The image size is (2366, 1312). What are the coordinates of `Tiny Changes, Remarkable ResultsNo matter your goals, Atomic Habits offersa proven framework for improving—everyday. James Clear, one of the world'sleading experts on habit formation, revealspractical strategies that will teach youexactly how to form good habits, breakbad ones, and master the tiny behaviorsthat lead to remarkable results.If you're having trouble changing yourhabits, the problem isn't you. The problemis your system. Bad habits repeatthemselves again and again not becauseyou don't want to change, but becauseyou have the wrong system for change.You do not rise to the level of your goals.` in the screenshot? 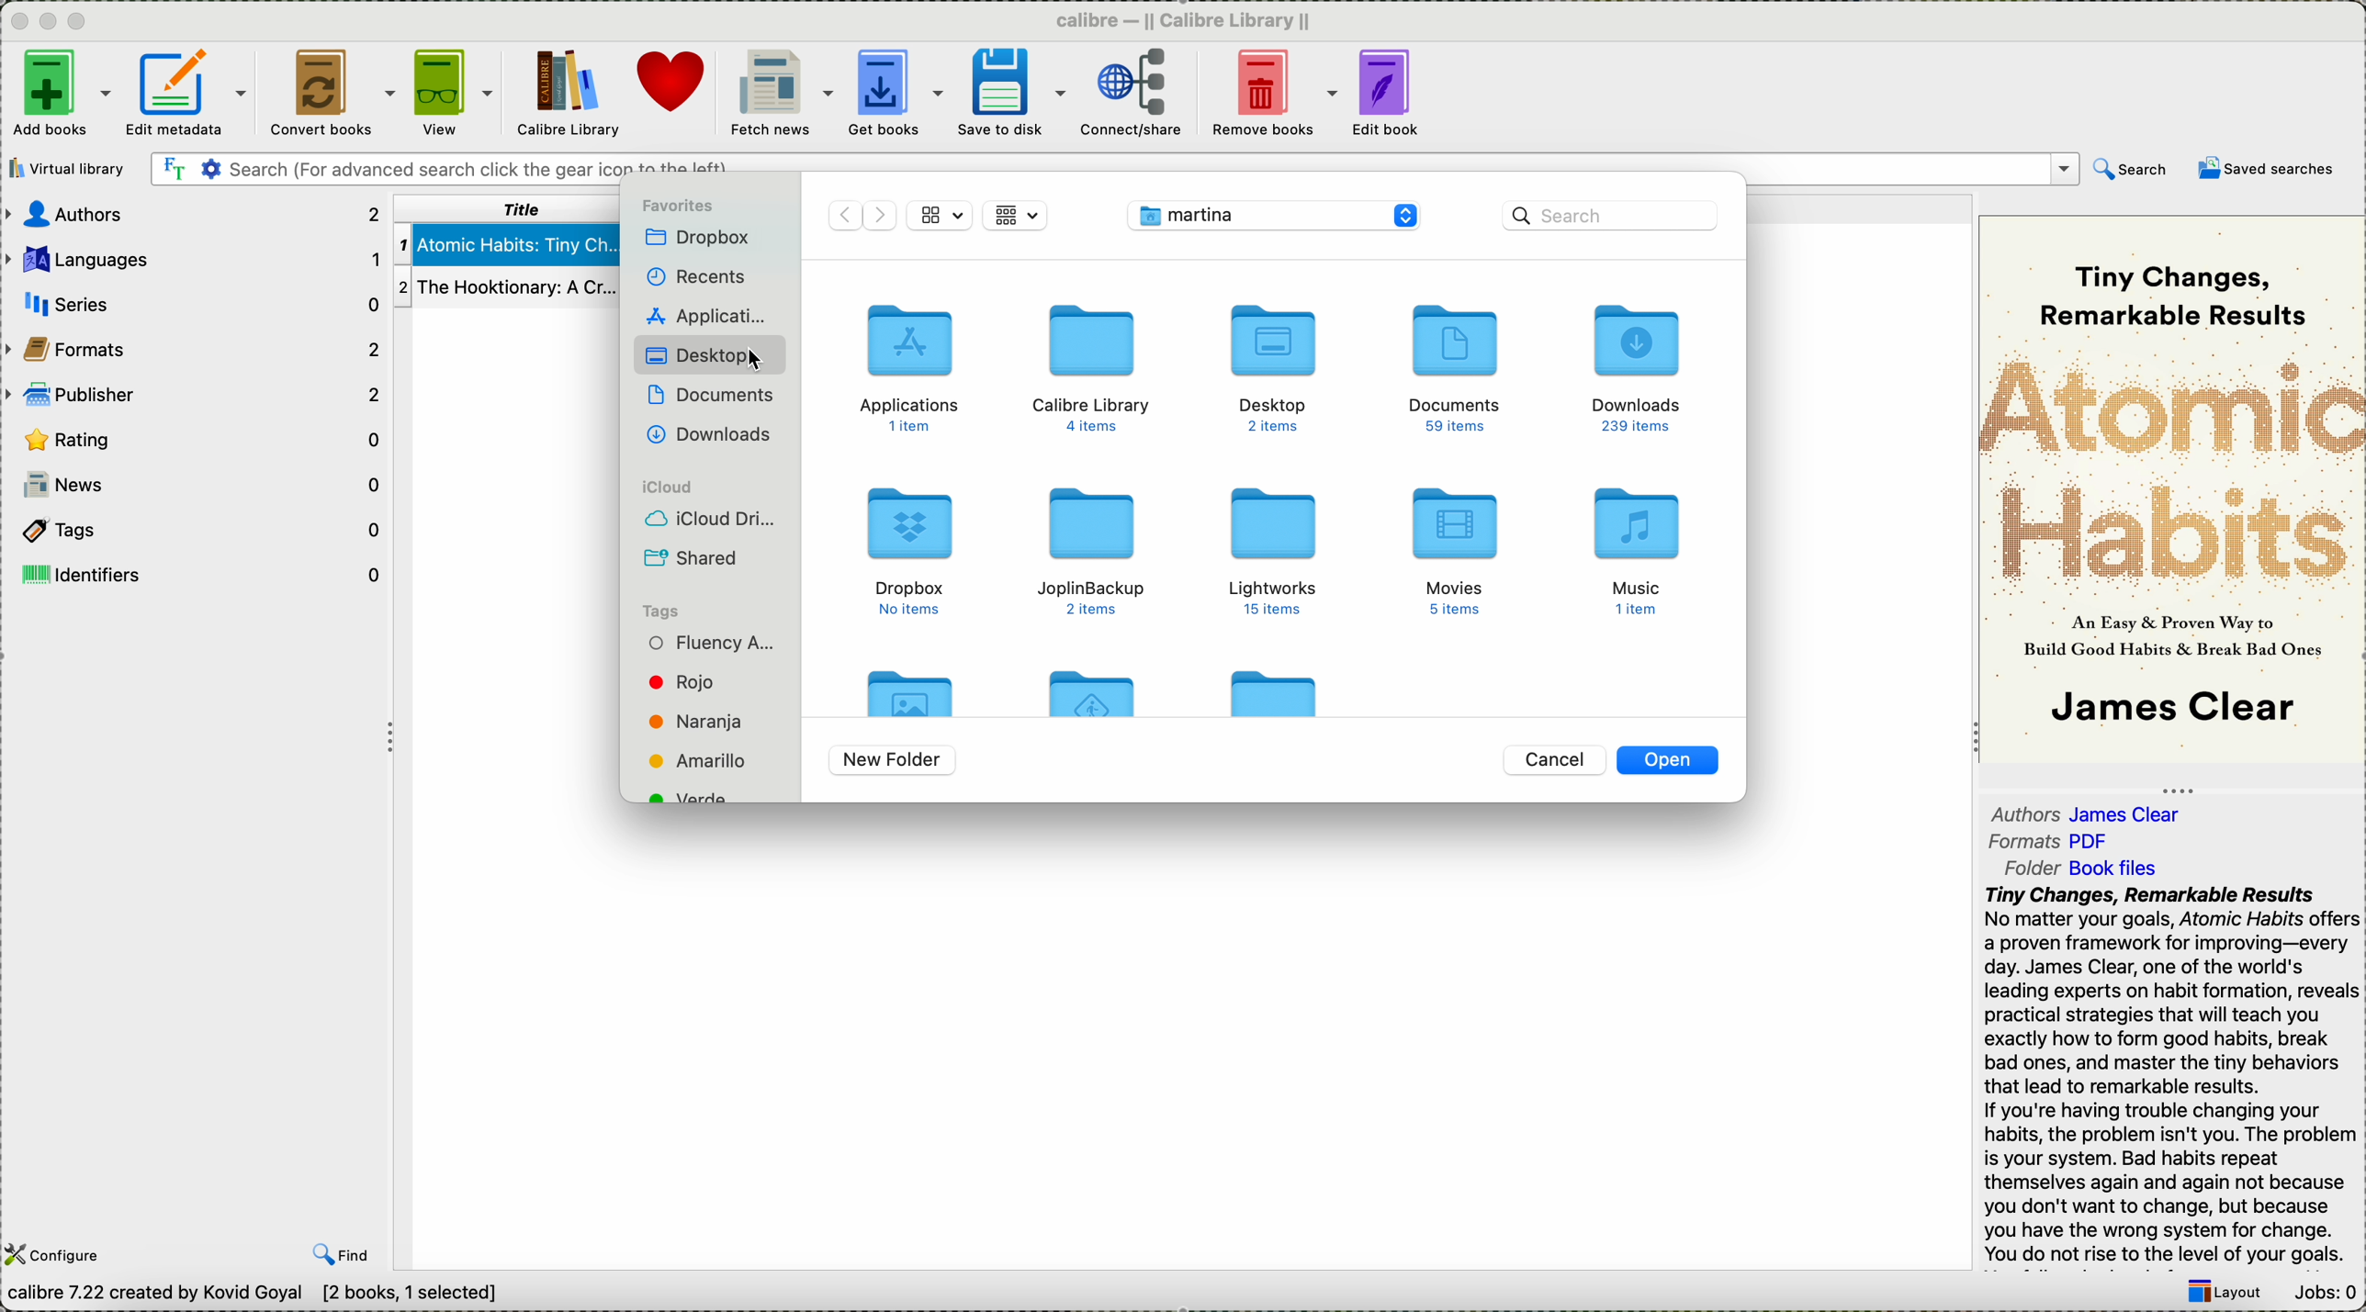 It's located at (2167, 1075).